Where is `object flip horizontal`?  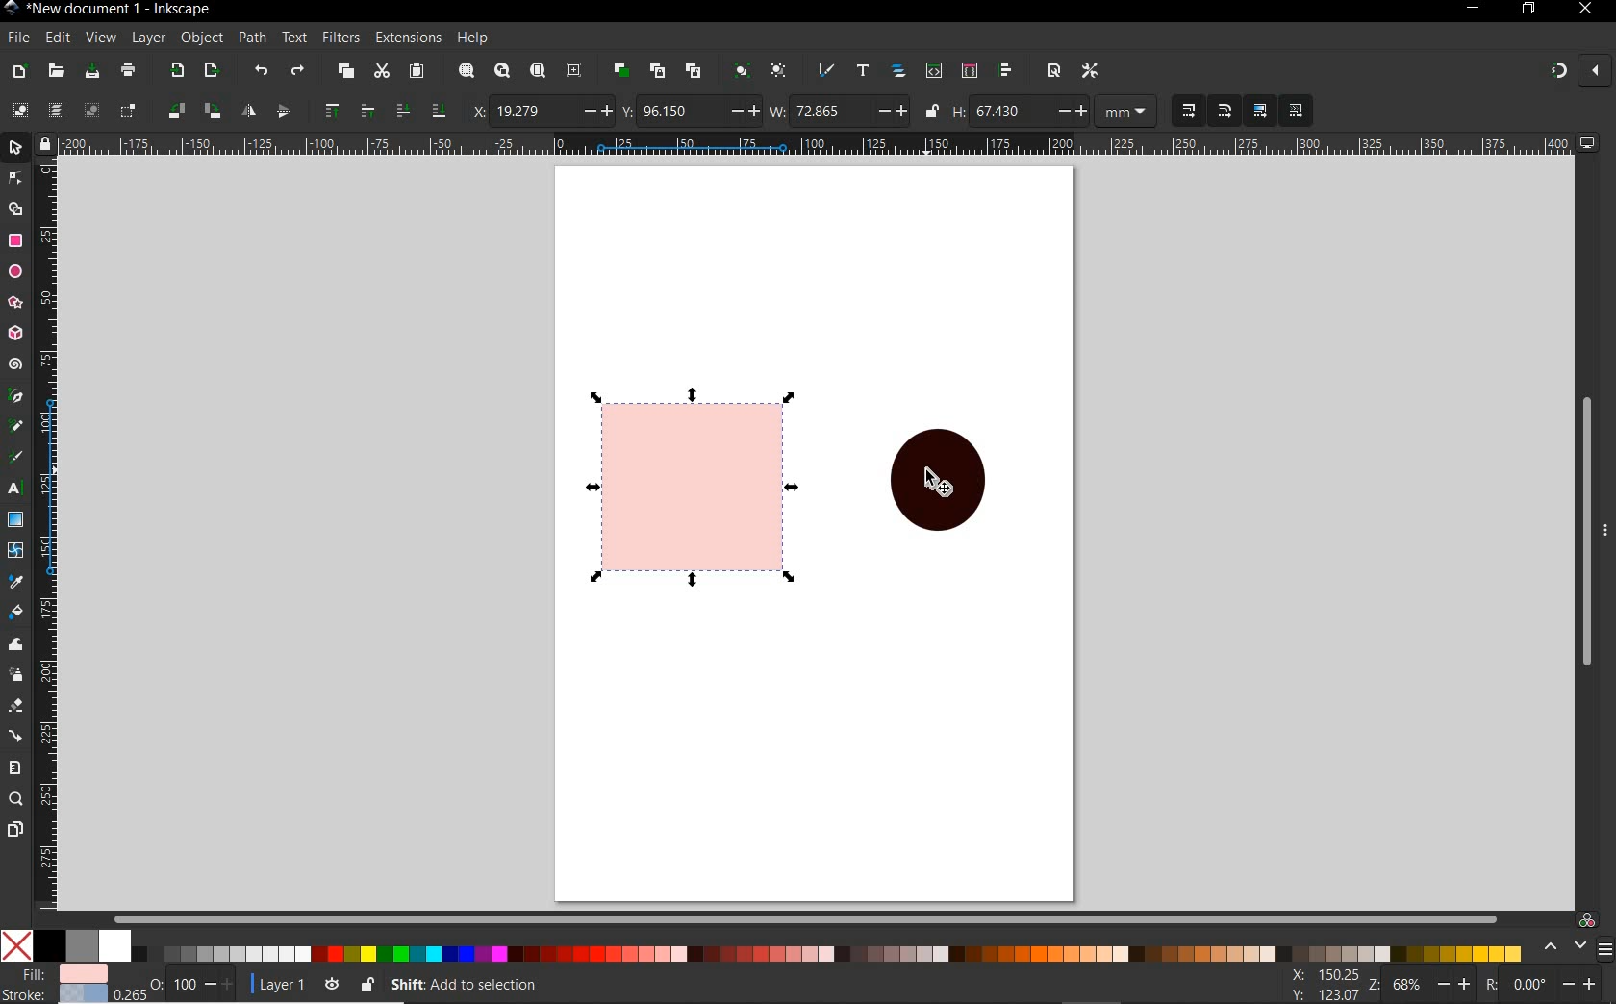 object flip horizontal is located at coordinates (249, 111).